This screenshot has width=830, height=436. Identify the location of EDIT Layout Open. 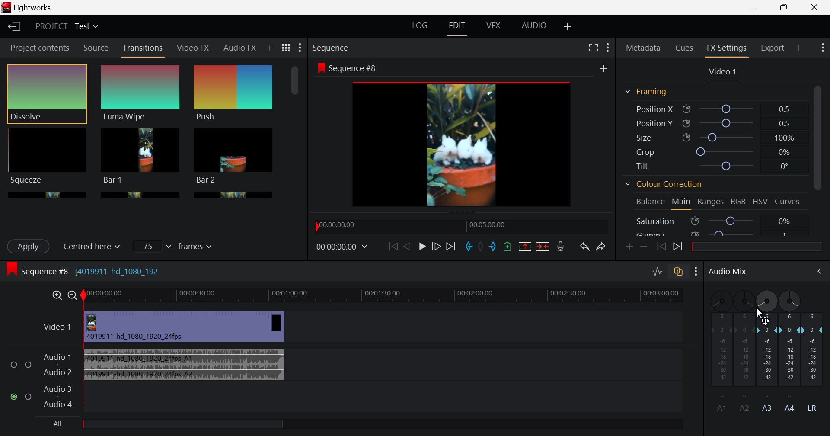
(456, 28).